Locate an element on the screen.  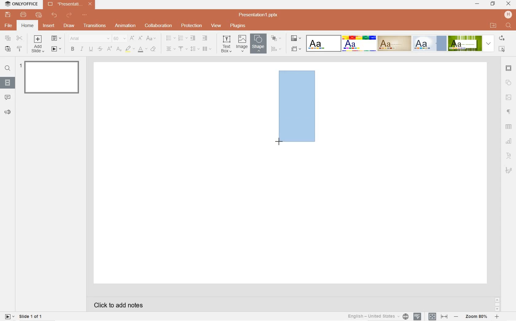
protection is located at coordinates (191, 26).